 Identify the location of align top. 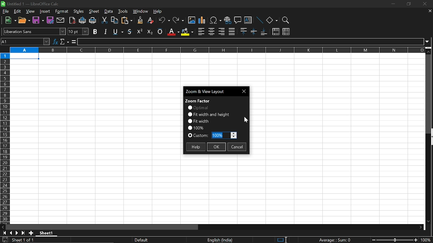
(243, 31).